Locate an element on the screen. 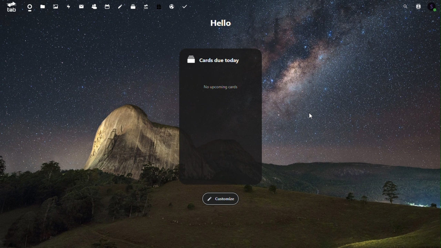 The width and height of the screenshot is (441, 248). Free trial is located at coordinates (159, 6).